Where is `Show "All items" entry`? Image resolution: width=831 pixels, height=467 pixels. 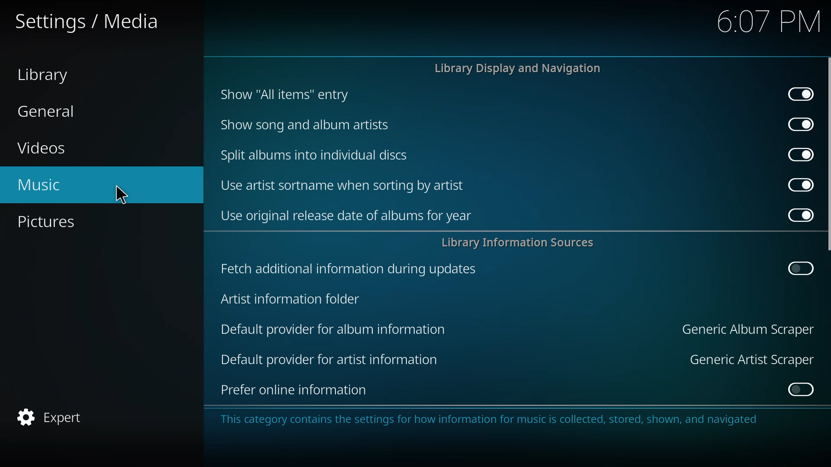 Show "All items" entry is located at coordinates (283, 96).